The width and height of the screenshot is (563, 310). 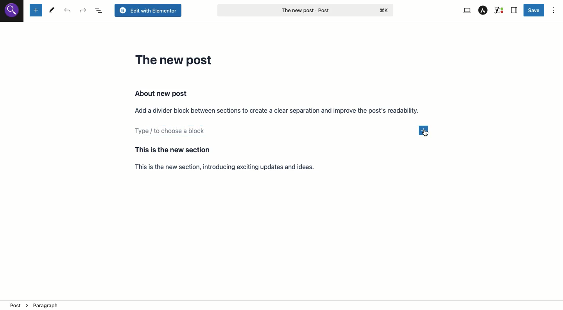 What do you see at coordinates (515, 11) in the screenshot?
I see `Sidebar` at bounding box center [515, 11].